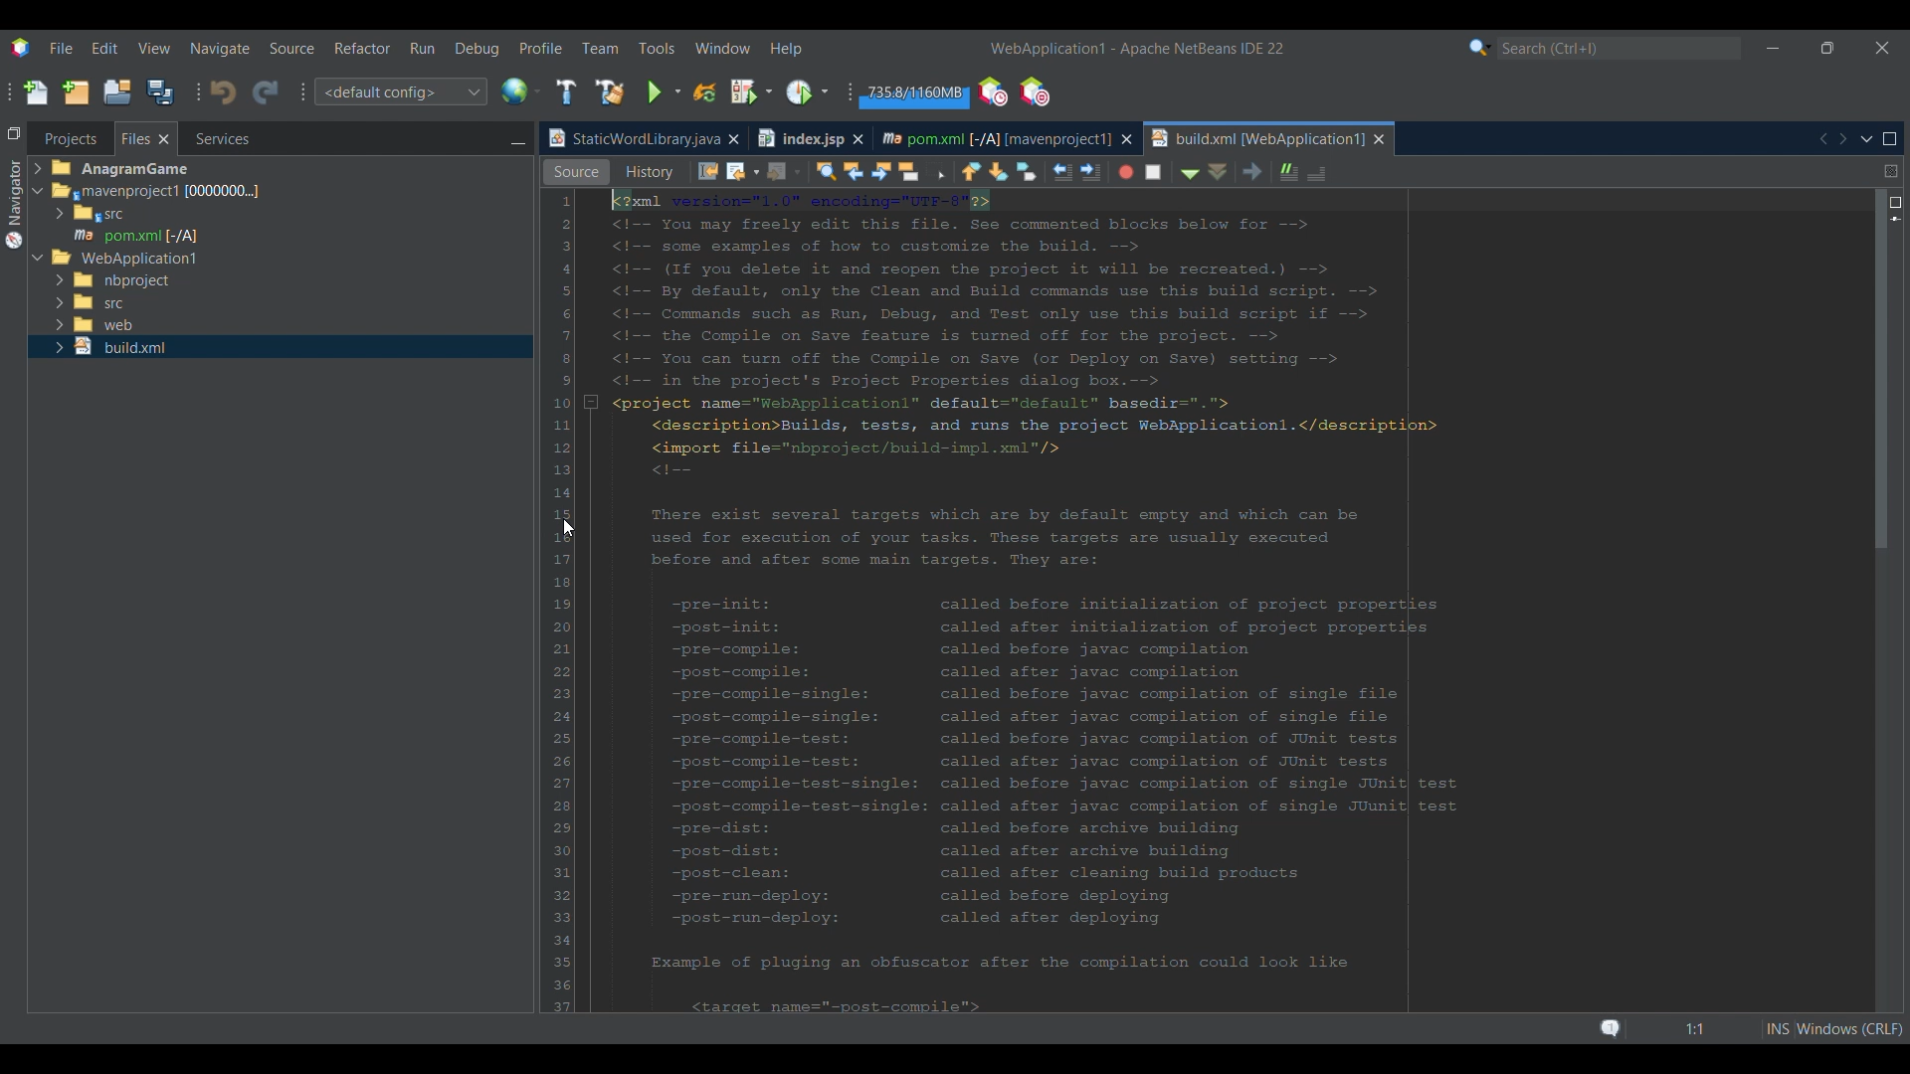  Describe the element at coordinates (1480, 48) in the screenshot. I see `Search category selection` at that location.